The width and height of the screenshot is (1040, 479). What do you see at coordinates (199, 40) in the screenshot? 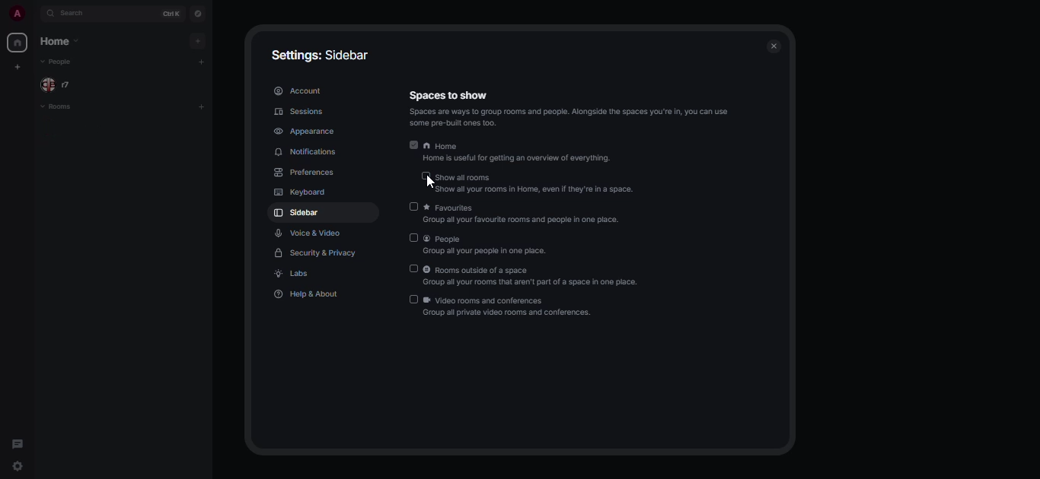
I see `add` at bounding box center [199, 40].